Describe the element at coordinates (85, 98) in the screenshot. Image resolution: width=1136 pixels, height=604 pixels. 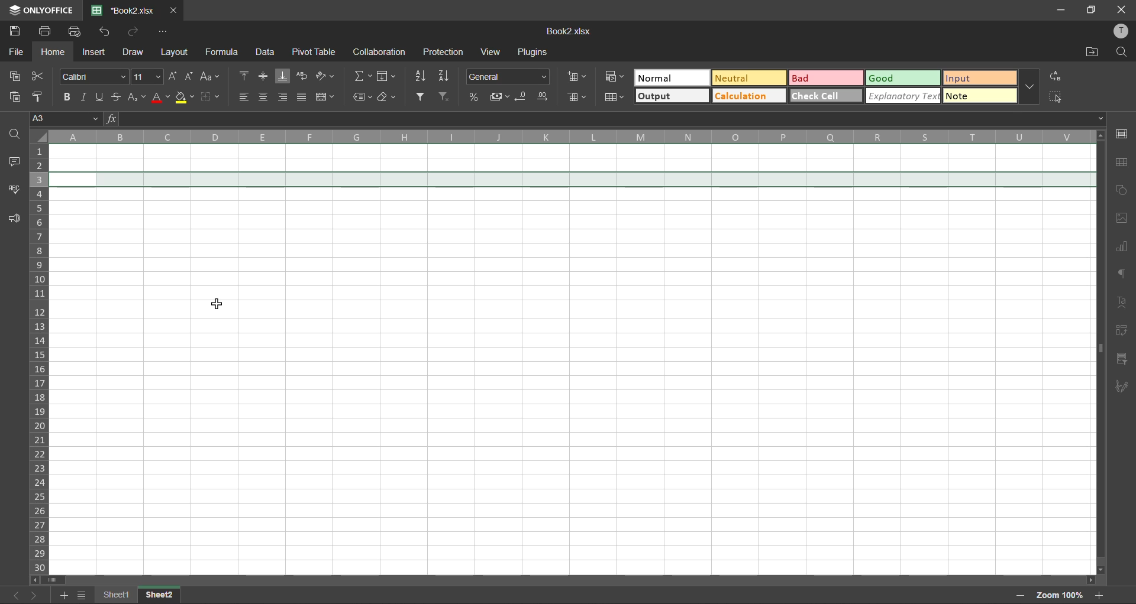
I see `italic` at that location.